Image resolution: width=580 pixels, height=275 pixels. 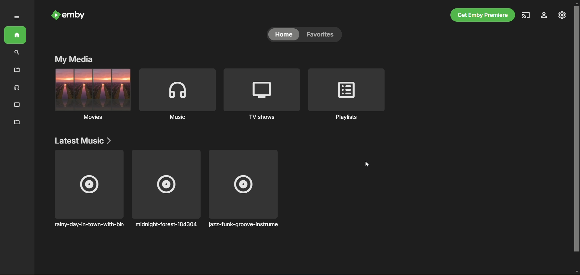 What do you see at coordinates (166, 189) in the screenshot?
I see `Music album` at bounding box center [166, 189].